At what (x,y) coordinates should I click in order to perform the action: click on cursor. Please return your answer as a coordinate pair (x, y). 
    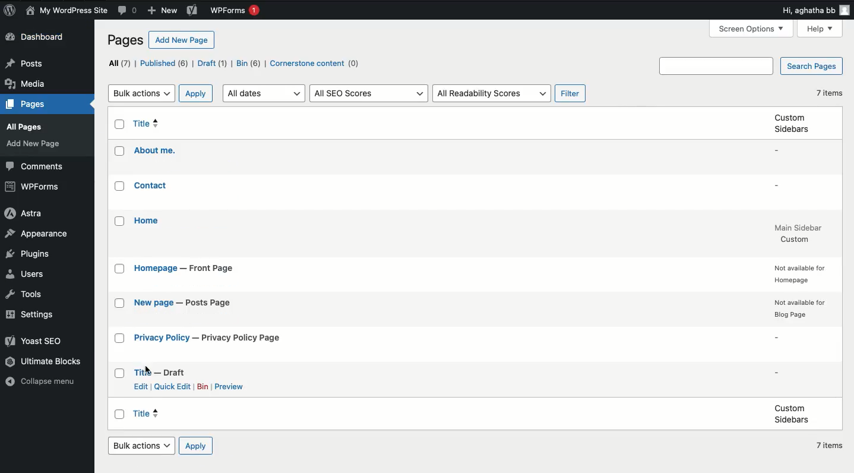
    Looking at the image, I should click on (150, 370).